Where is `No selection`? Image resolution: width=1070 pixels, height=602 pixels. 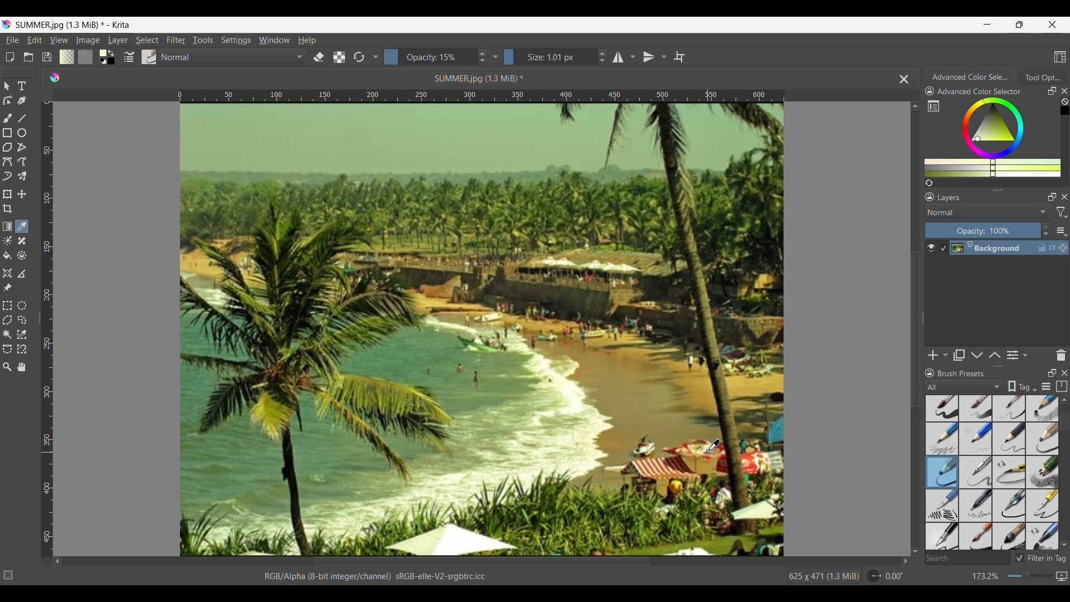
No selection is located at coordinates (8, 575).